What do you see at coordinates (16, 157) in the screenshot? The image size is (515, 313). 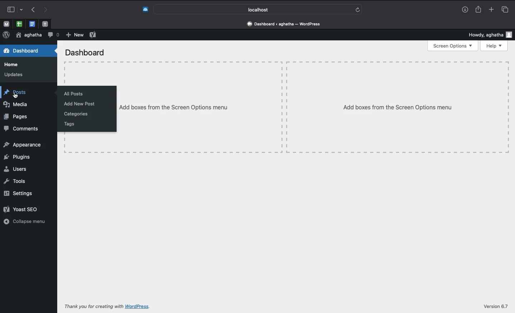 I see `Plugins` at bounding box center [16, 157].